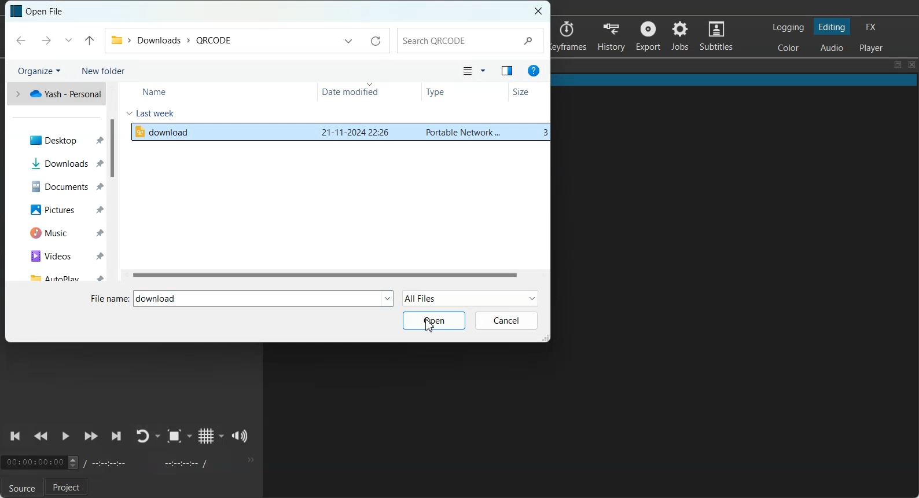 This screenshot has height=498, width=919. What do you see at coordinates (507, 71) in the screenshot?
I see `Show the preview pane` at bounding box center [507, 71].